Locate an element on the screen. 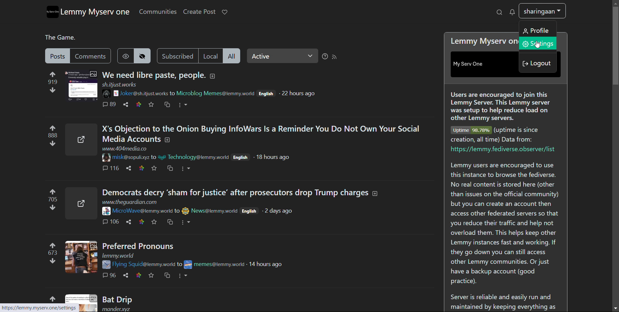 Image resolution: width=619 pixels, height=312 pixels. cross post is located at coordinates (172, 222).